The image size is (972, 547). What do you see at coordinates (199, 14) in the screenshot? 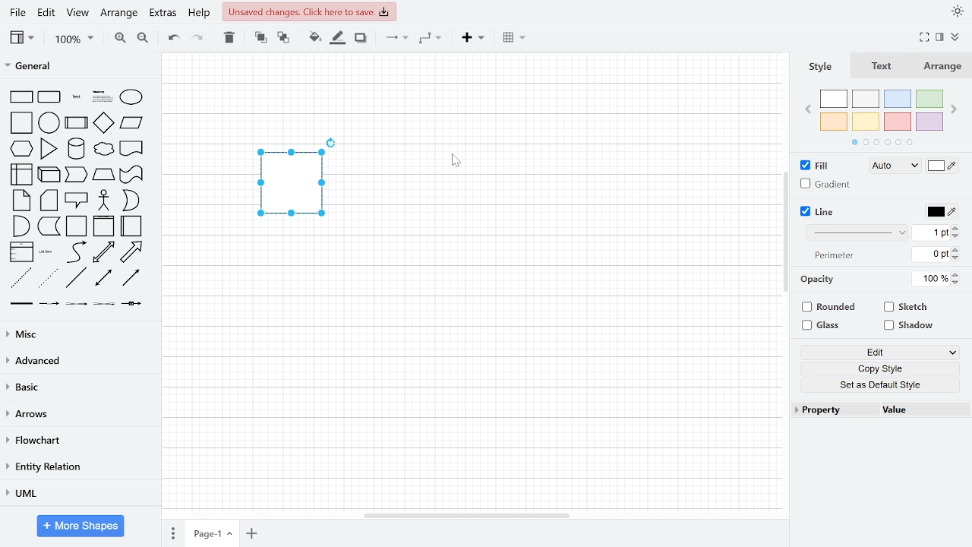
I see `help` at bounding box center [199, 14].